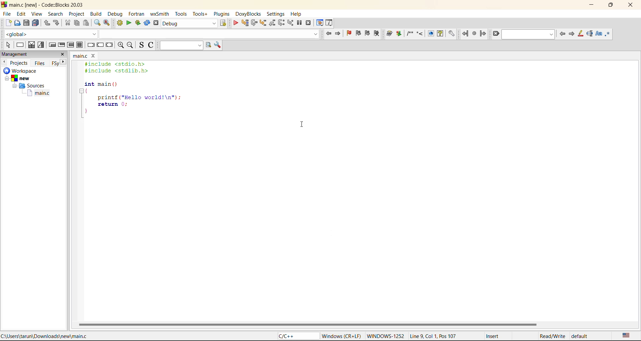 This screenshot has width=641, height=341. I want to click on toggle bookmark, so click(350, 33).